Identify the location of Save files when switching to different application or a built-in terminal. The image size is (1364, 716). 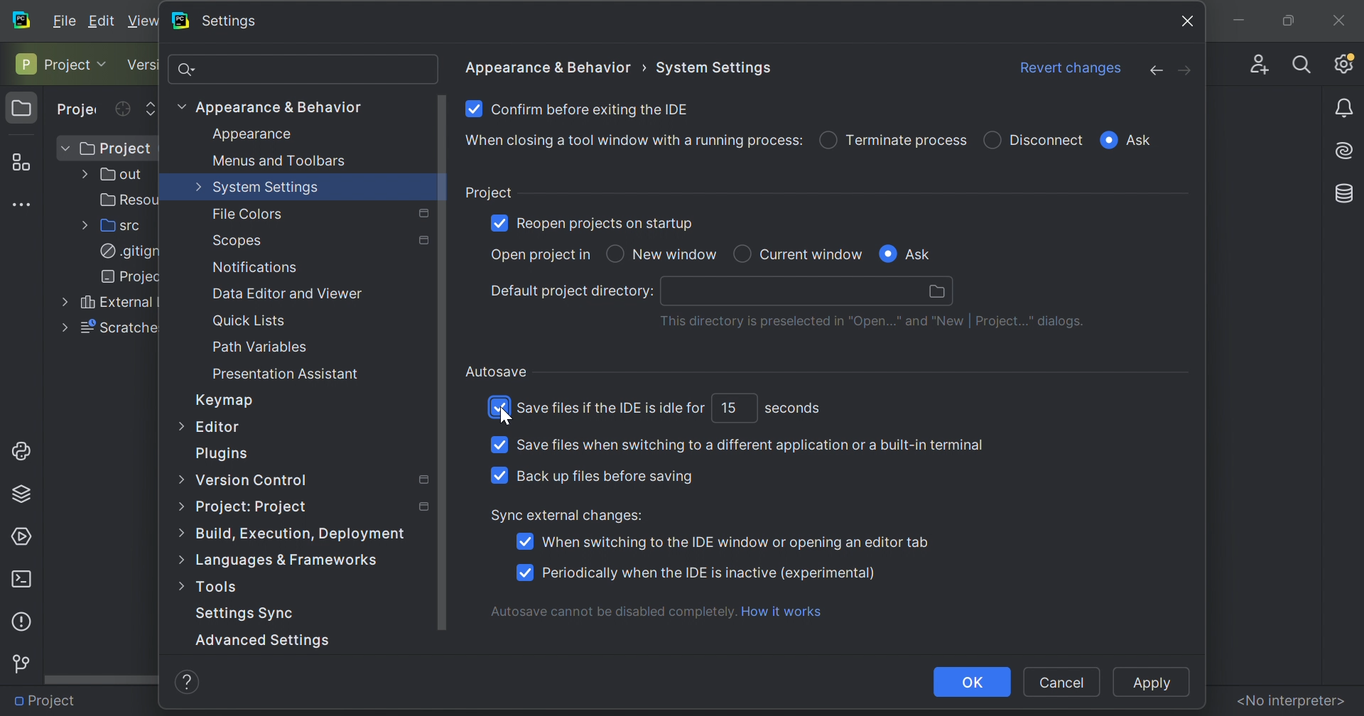
(749, 444).